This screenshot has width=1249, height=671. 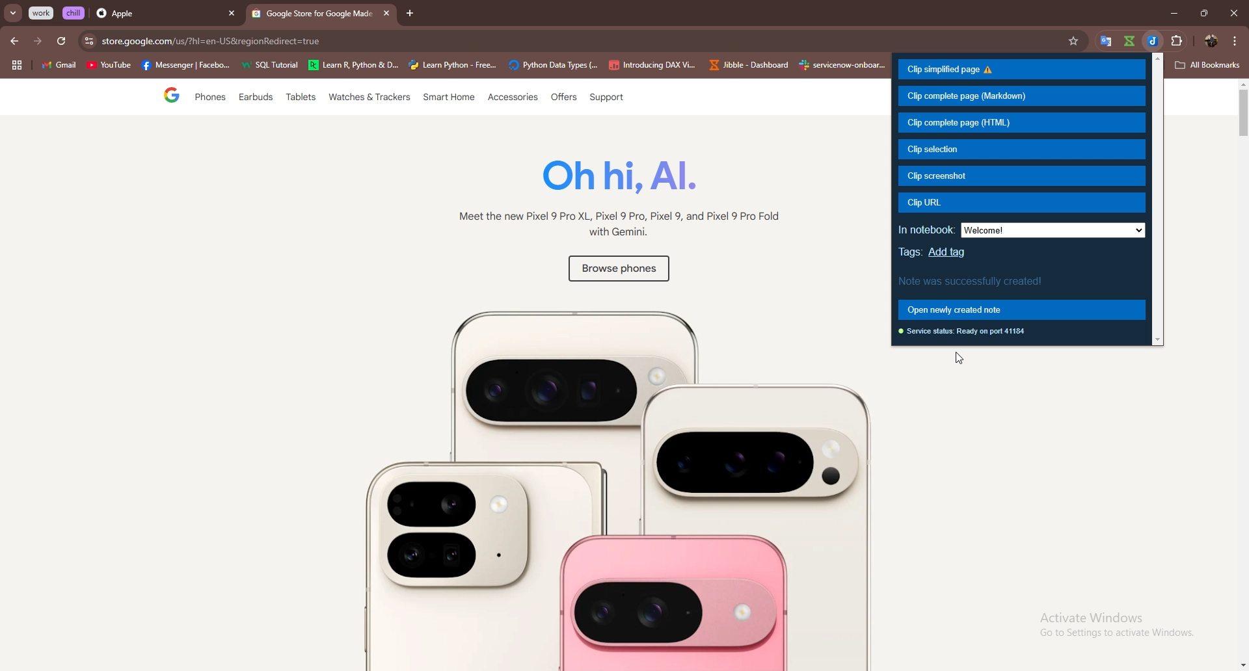 I want to click on clip selection, so click(x=1021, y=150).